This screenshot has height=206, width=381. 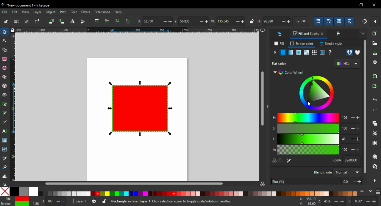 I want to click on shape building tool, so click(x=4, y=49).